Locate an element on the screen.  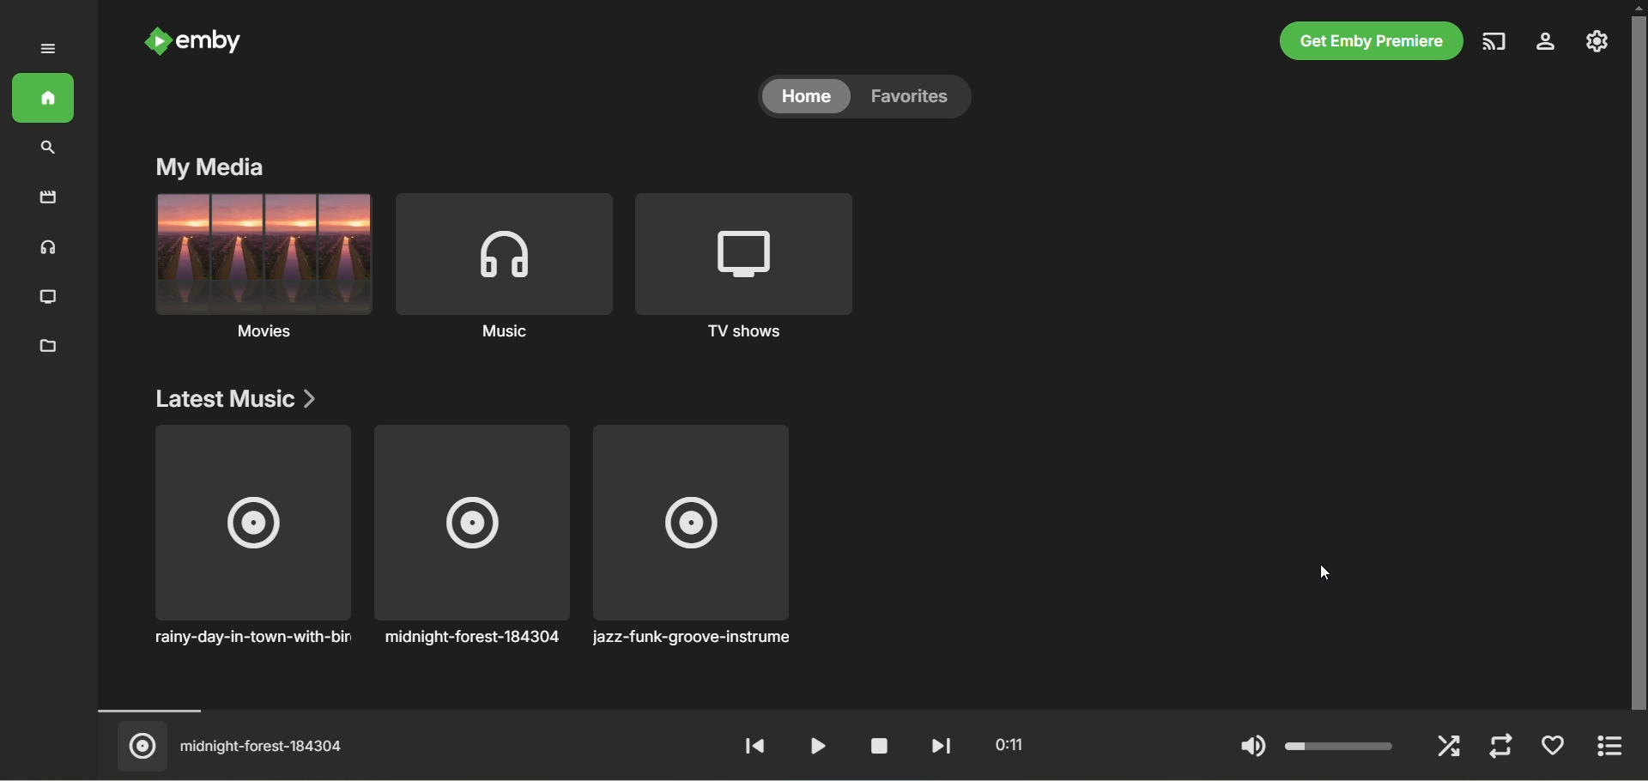
fast forward is located at coordinates (936, 746).